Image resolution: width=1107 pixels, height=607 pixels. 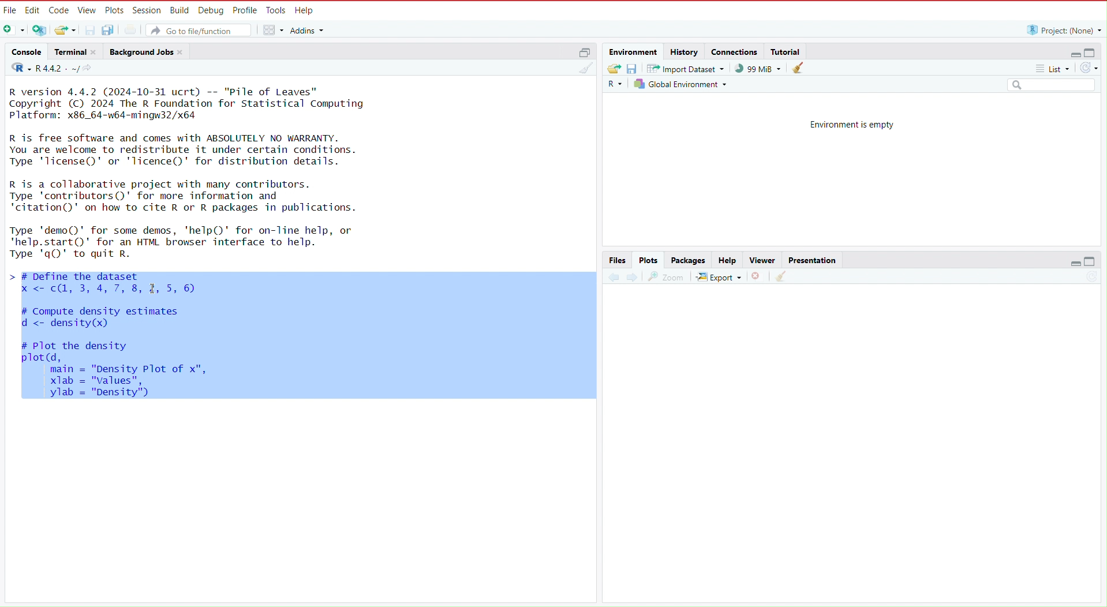 I want to click on minimize, so click(x=1071, y=51).